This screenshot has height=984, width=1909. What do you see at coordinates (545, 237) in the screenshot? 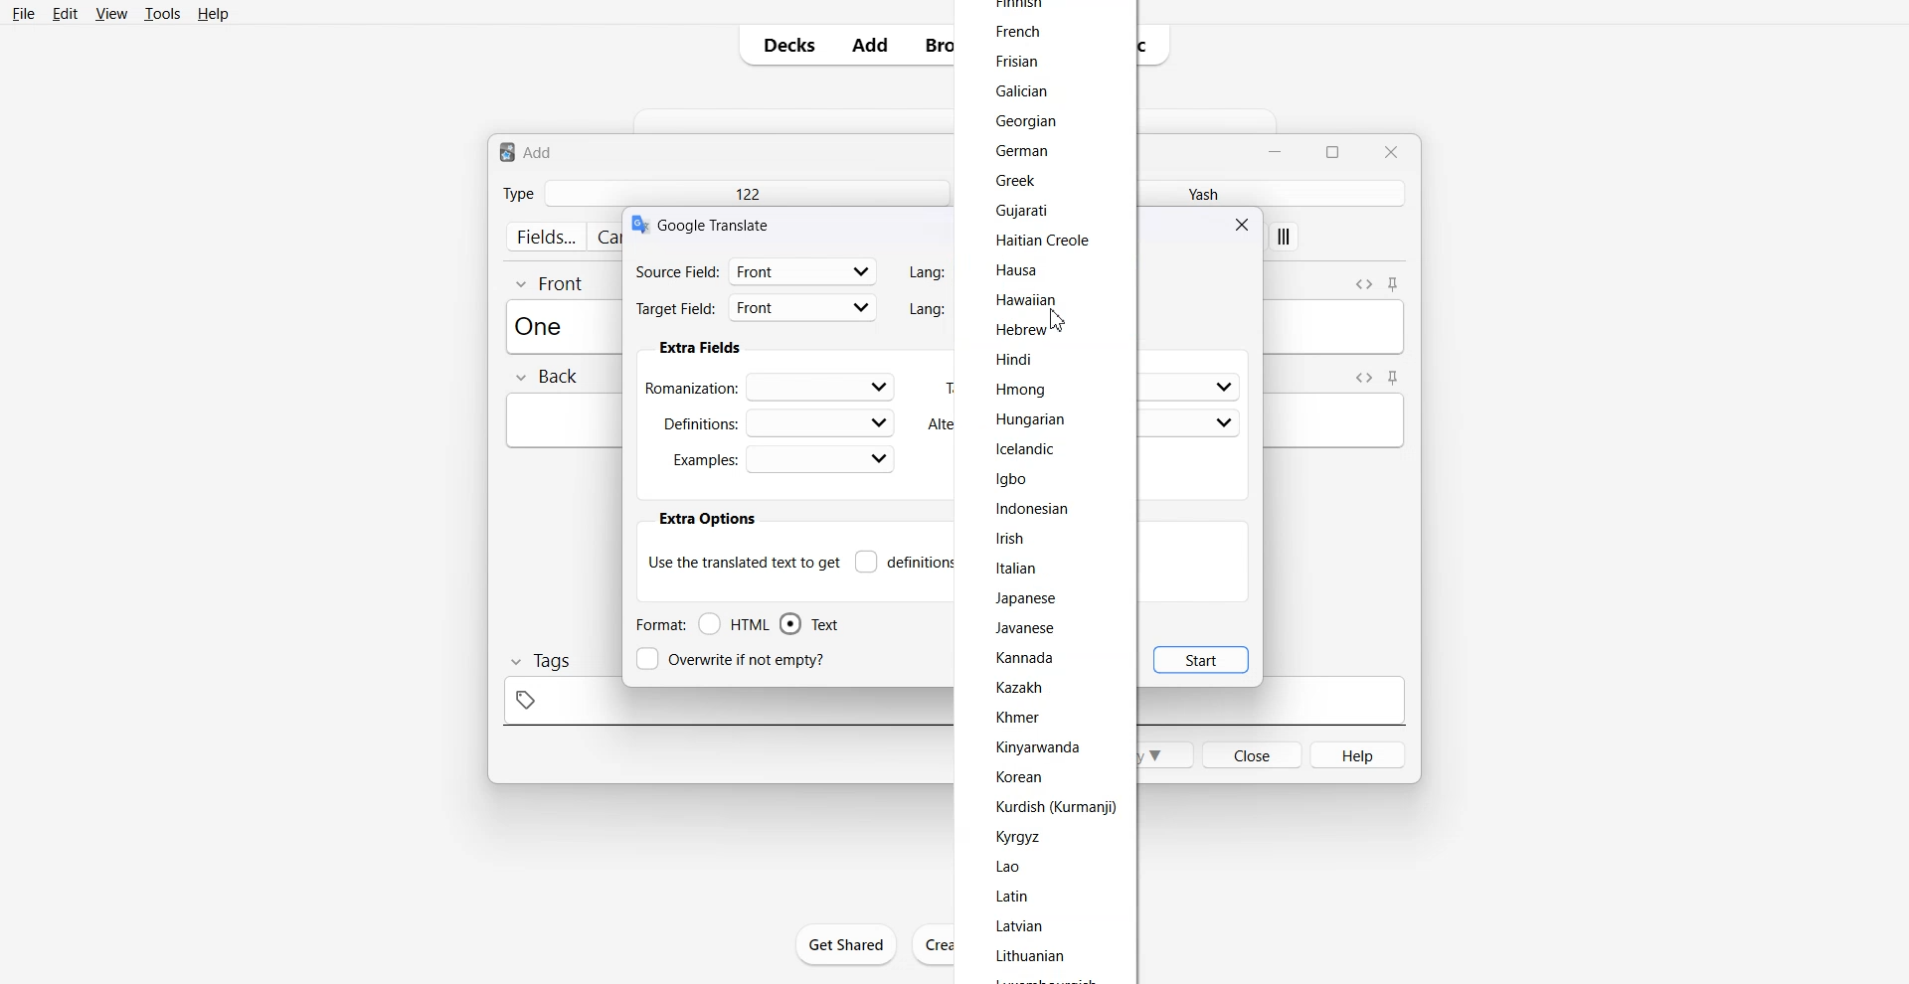
I see `fields ` at bounding box center [545, 237].